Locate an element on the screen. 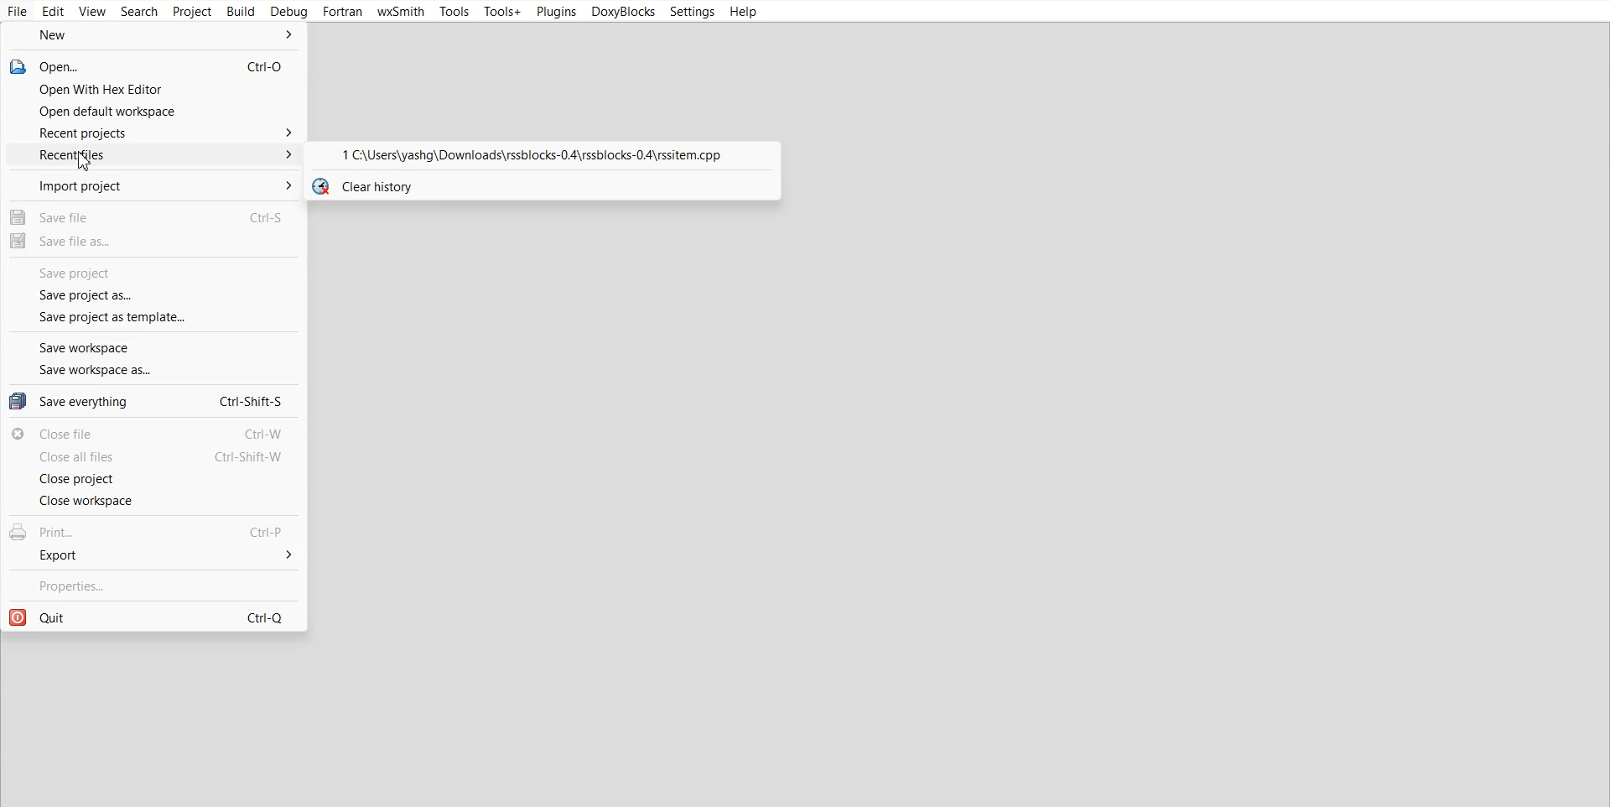 This screenshot has height=807, width=1610. Clear History is located at coordinates (541, 186).